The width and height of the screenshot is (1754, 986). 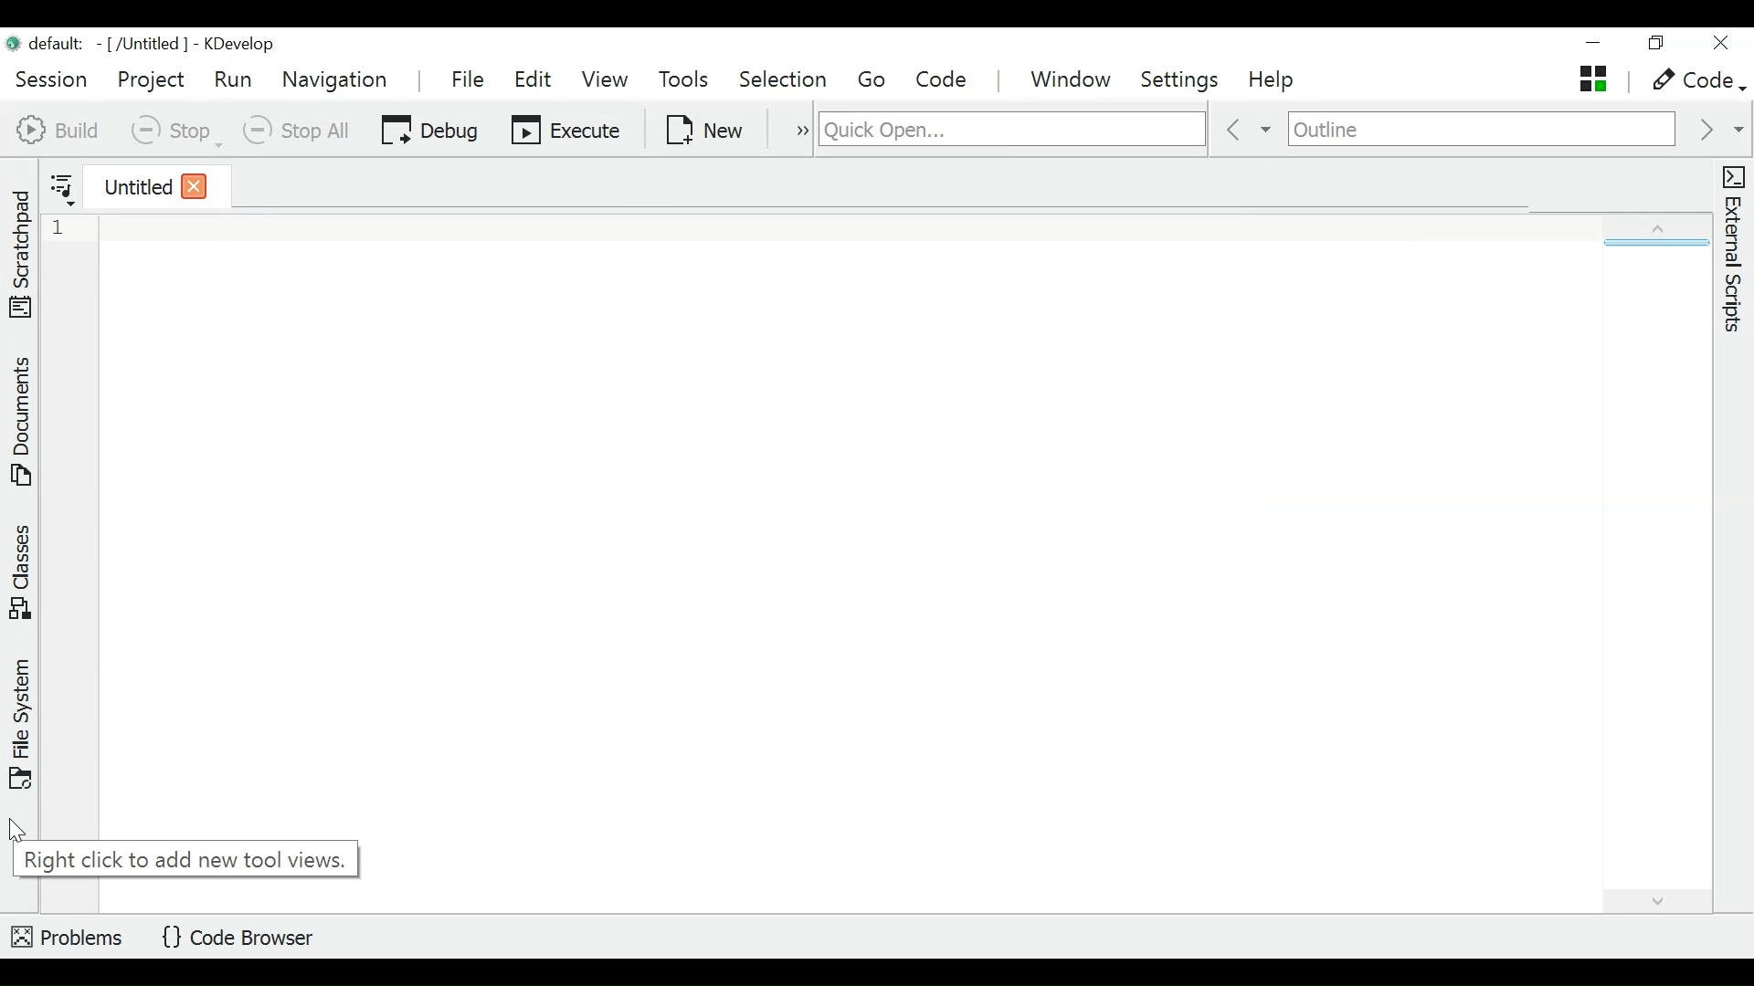 What do you see at coordinates (796, 128) in the screenshot?
I see `more` at bounding box center [796, 128].